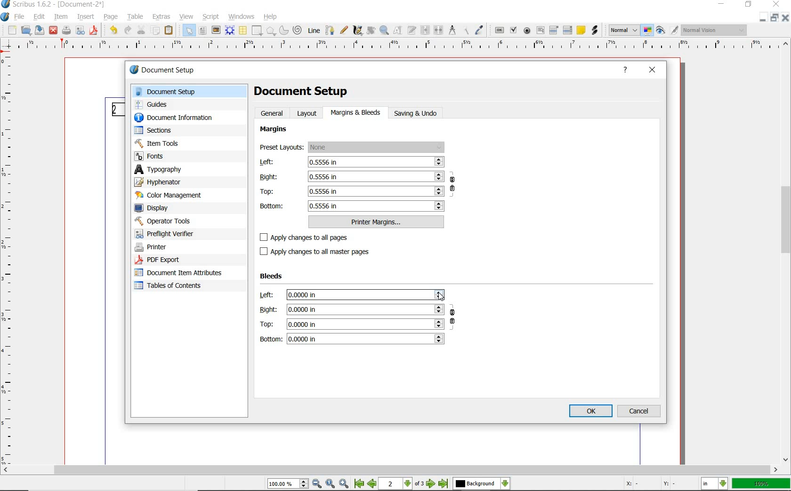 The image size is (791, 491). I want to click on calligraphic line, so click(358, 31).